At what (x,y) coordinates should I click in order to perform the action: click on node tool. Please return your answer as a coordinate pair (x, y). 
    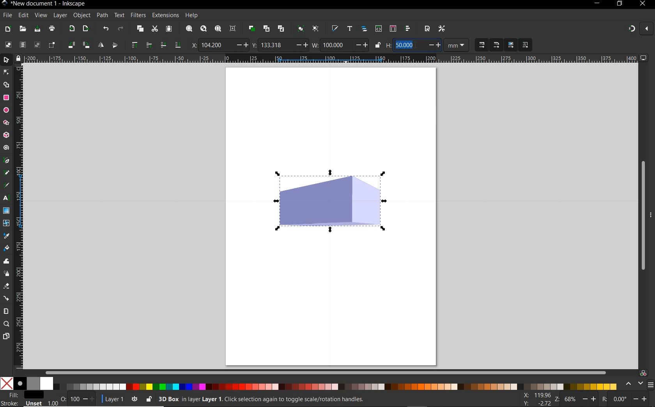
    Looking at the image, I should click on (6, 73).